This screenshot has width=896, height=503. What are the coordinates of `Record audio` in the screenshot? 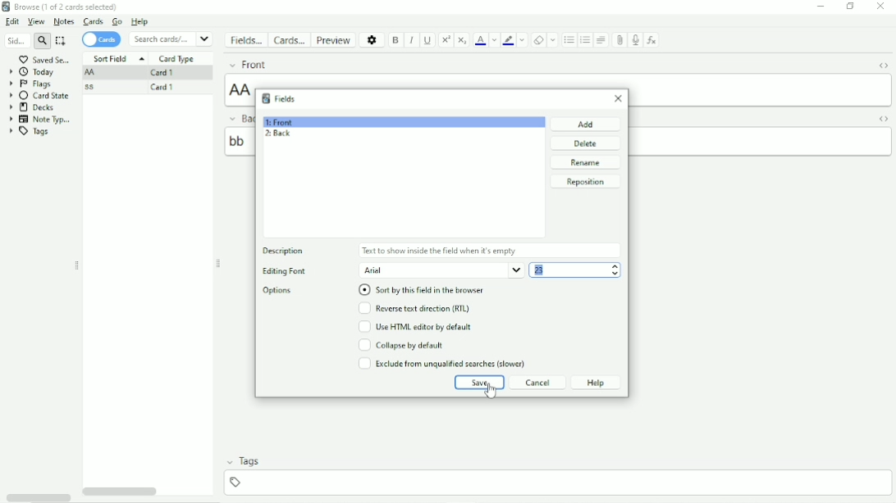 It's located at (635, 41).